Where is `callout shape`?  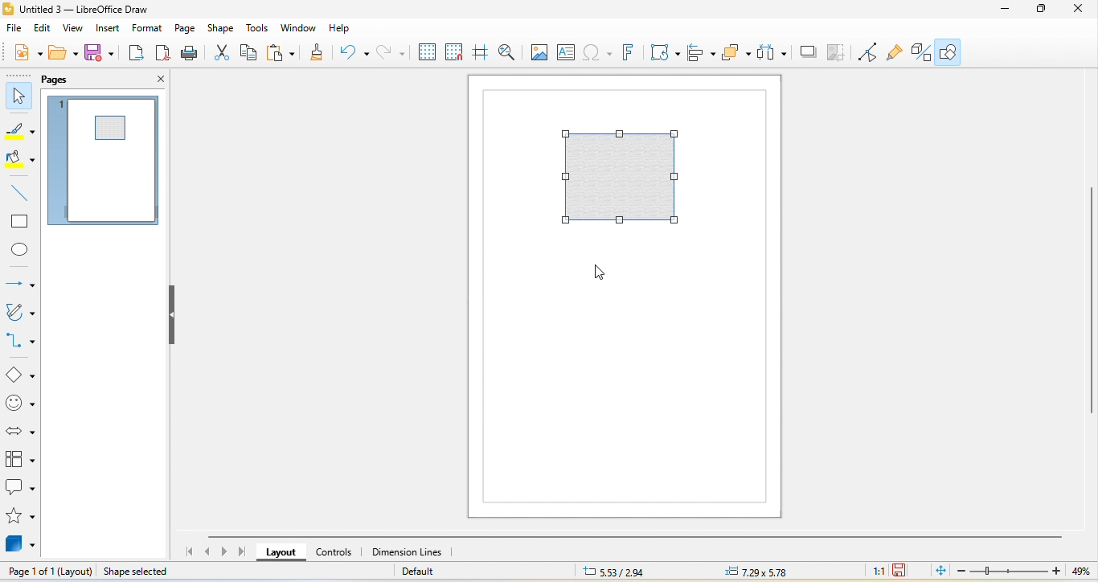
callout shape is located at coordinates (19, 489).